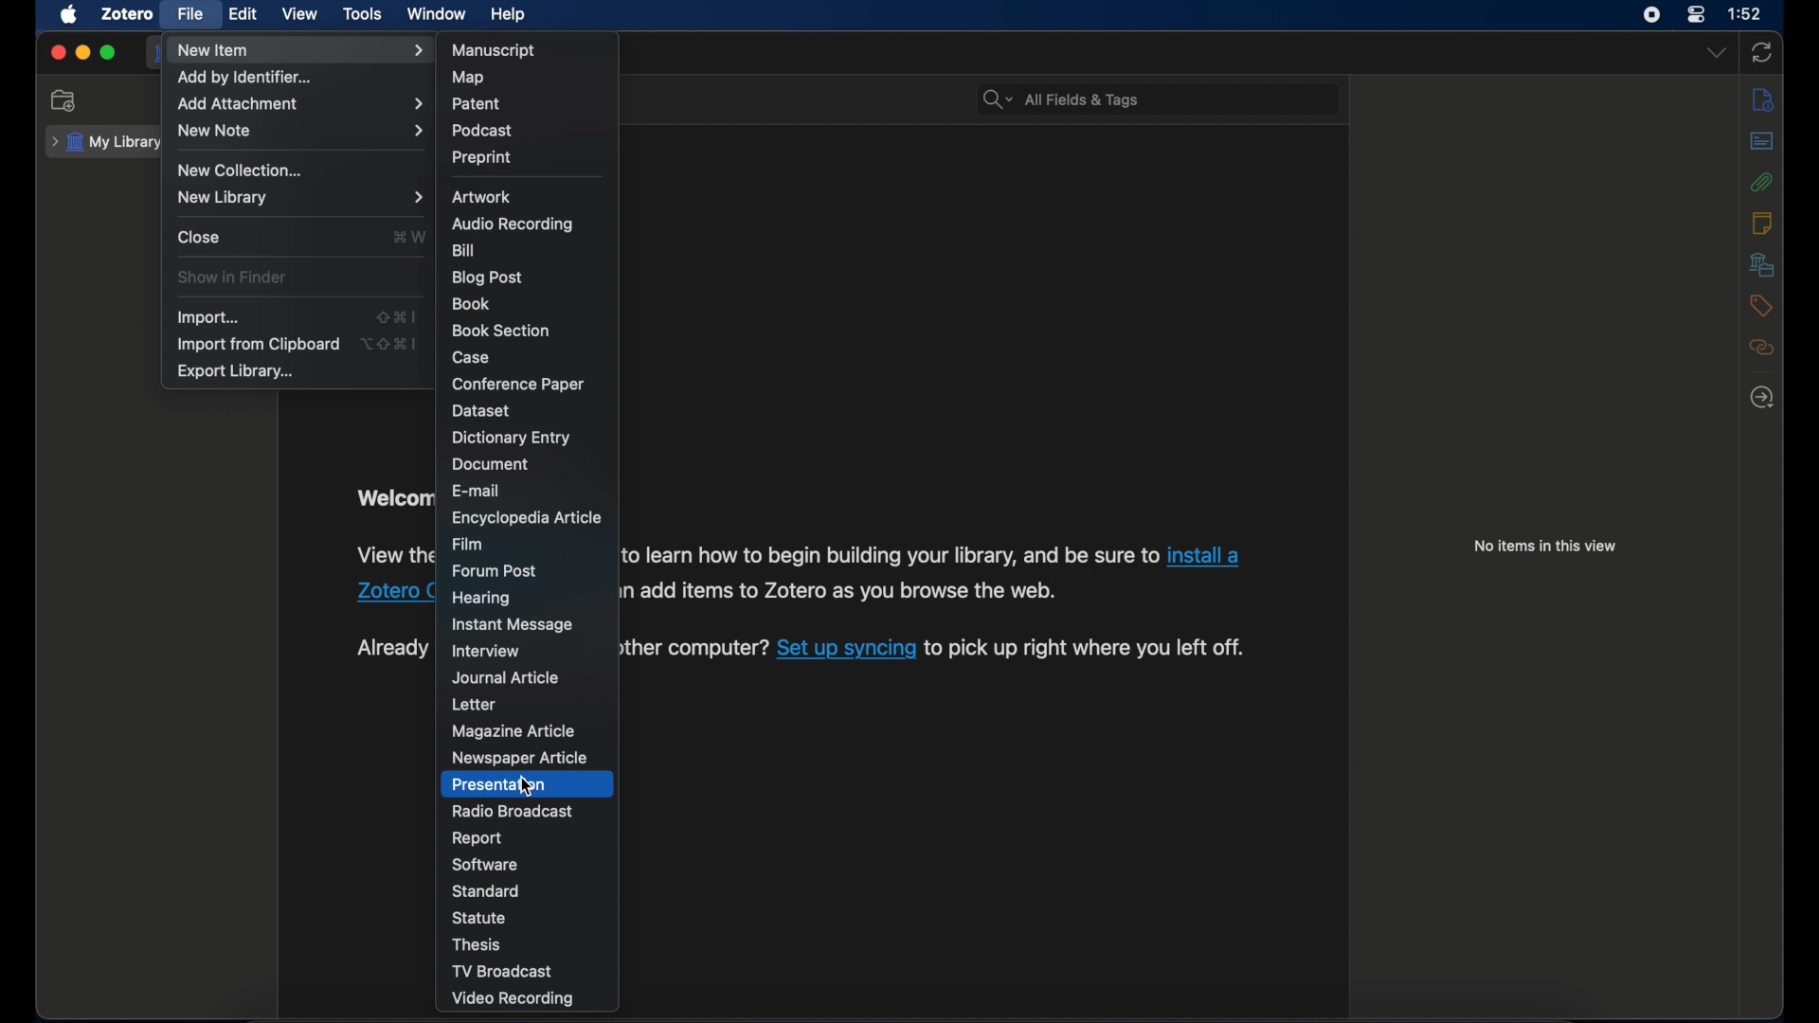  I want to click on e-mail, so click(477, 490).